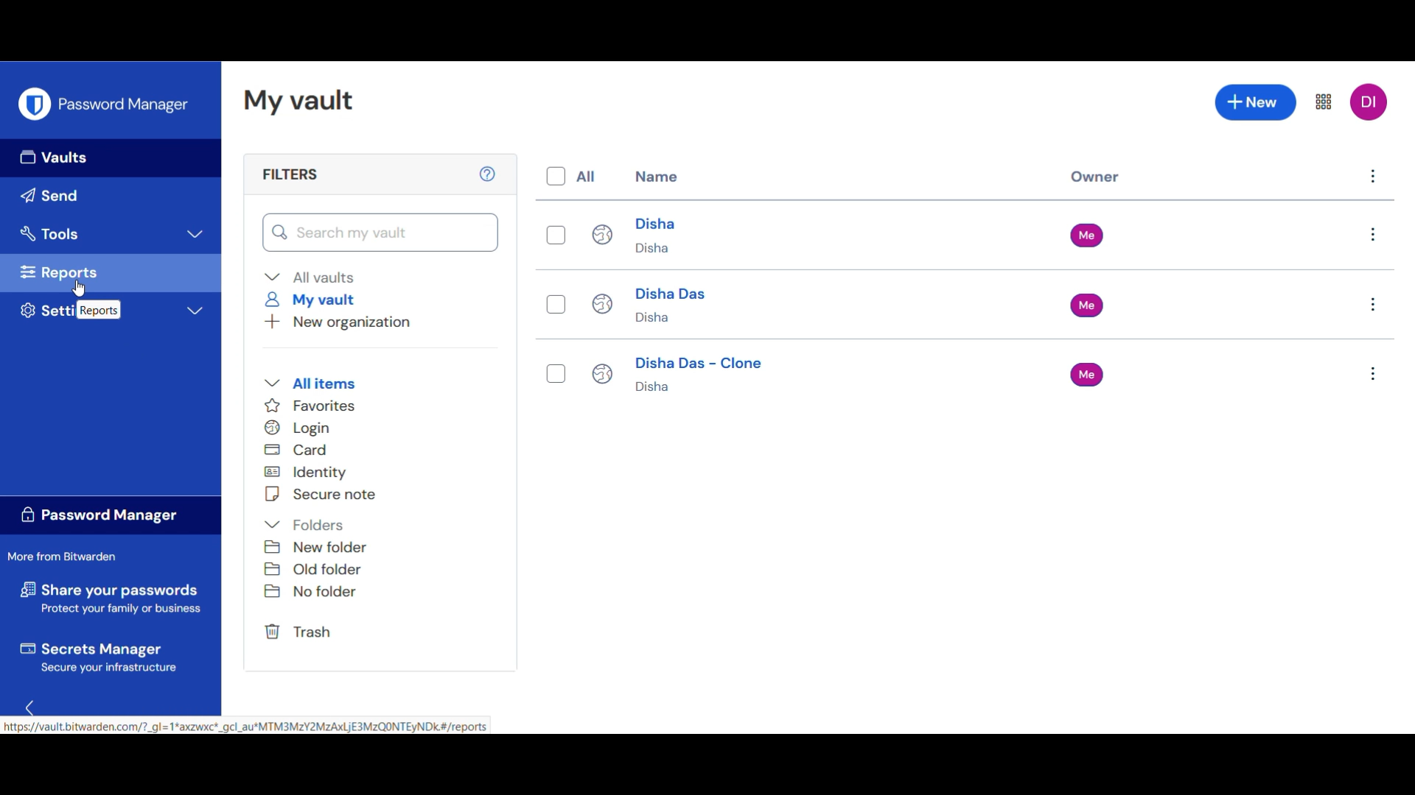  What do you see at coordinates (489, 174) in the screenshot?
I see `Learn more` at bounding box center [489, 174].